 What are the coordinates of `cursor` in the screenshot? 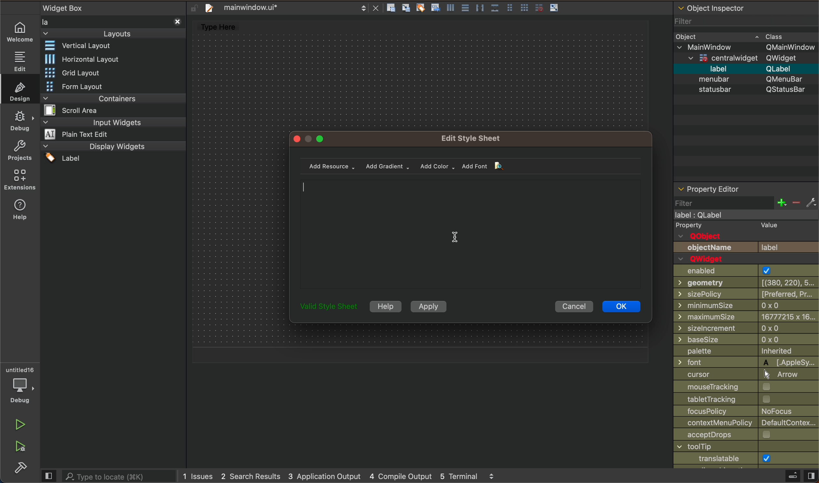 It's located at (747, 375).